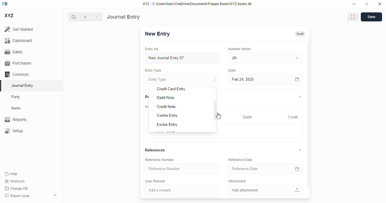  Describe the element at coordinates (158, 34) in the screenshot. I see `new entry` at that location.